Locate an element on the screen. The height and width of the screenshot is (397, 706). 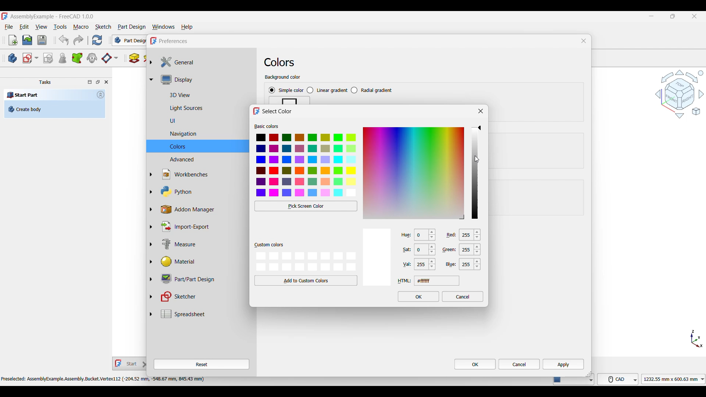
Measure is located at coordinates (202, 245).